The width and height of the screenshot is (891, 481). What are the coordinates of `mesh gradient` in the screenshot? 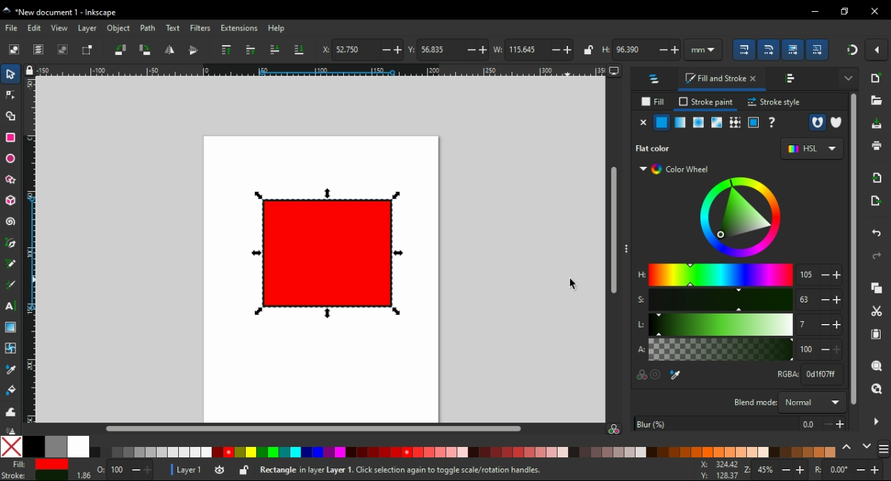 It's located at (680, 123).